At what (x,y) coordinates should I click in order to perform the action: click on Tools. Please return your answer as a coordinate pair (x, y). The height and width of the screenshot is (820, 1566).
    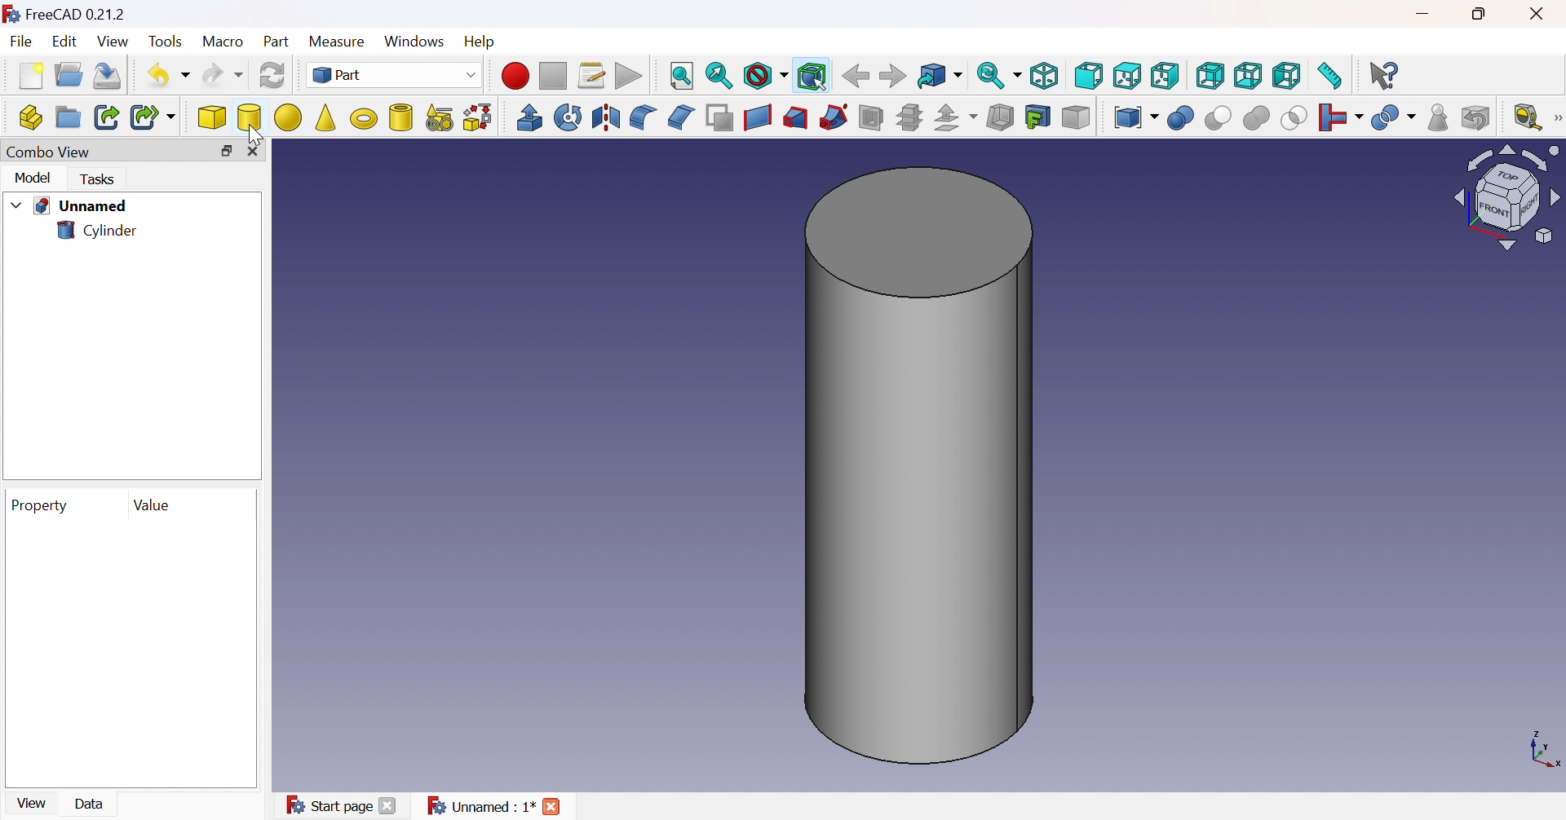
    Looking at the image, I should click on (167, 42).